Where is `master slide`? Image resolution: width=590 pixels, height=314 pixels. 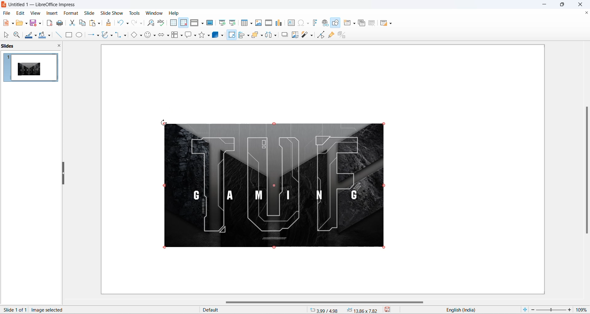
master slide is located at coordinates (210, 22).